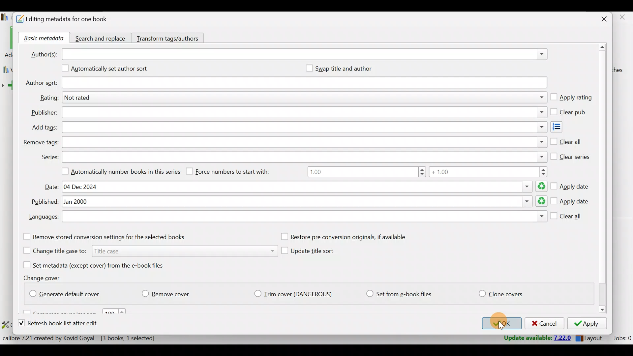 This screenshot has height=356, width=633. Describe the element at coordinates (303, 128) in the screenshot. I see `Add tags` at that location.